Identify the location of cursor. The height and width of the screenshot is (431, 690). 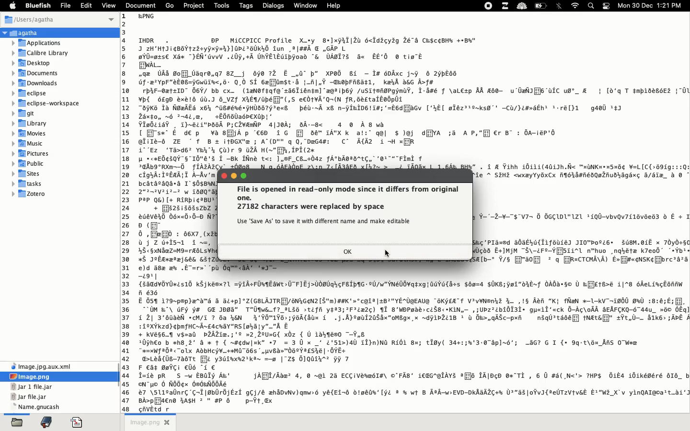
(387, 254).